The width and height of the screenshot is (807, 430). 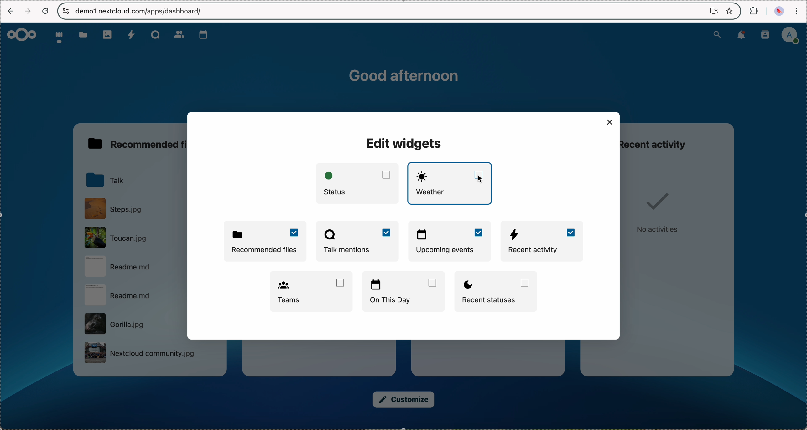 I want to click on recent statuses, so click(x=498, y=292).